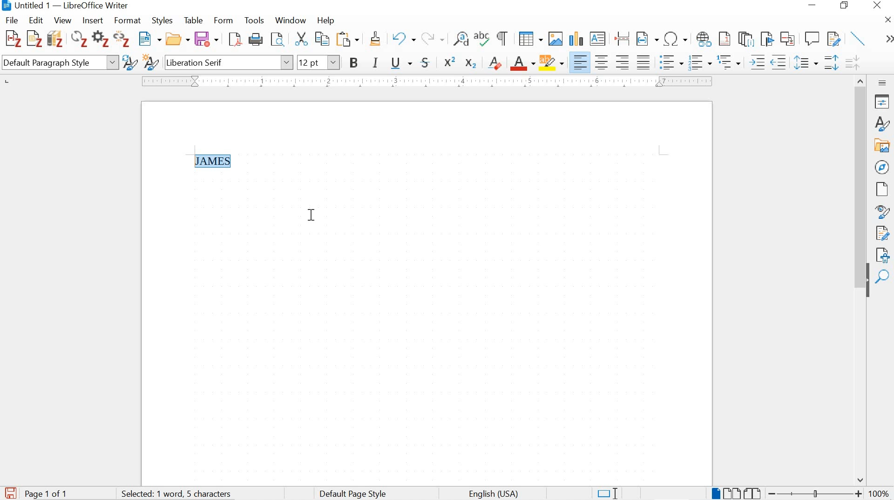  What do you see at coordinates (552, 62) in the screenshot?
I see `character highlighting color` at bounding box center [552, 62].